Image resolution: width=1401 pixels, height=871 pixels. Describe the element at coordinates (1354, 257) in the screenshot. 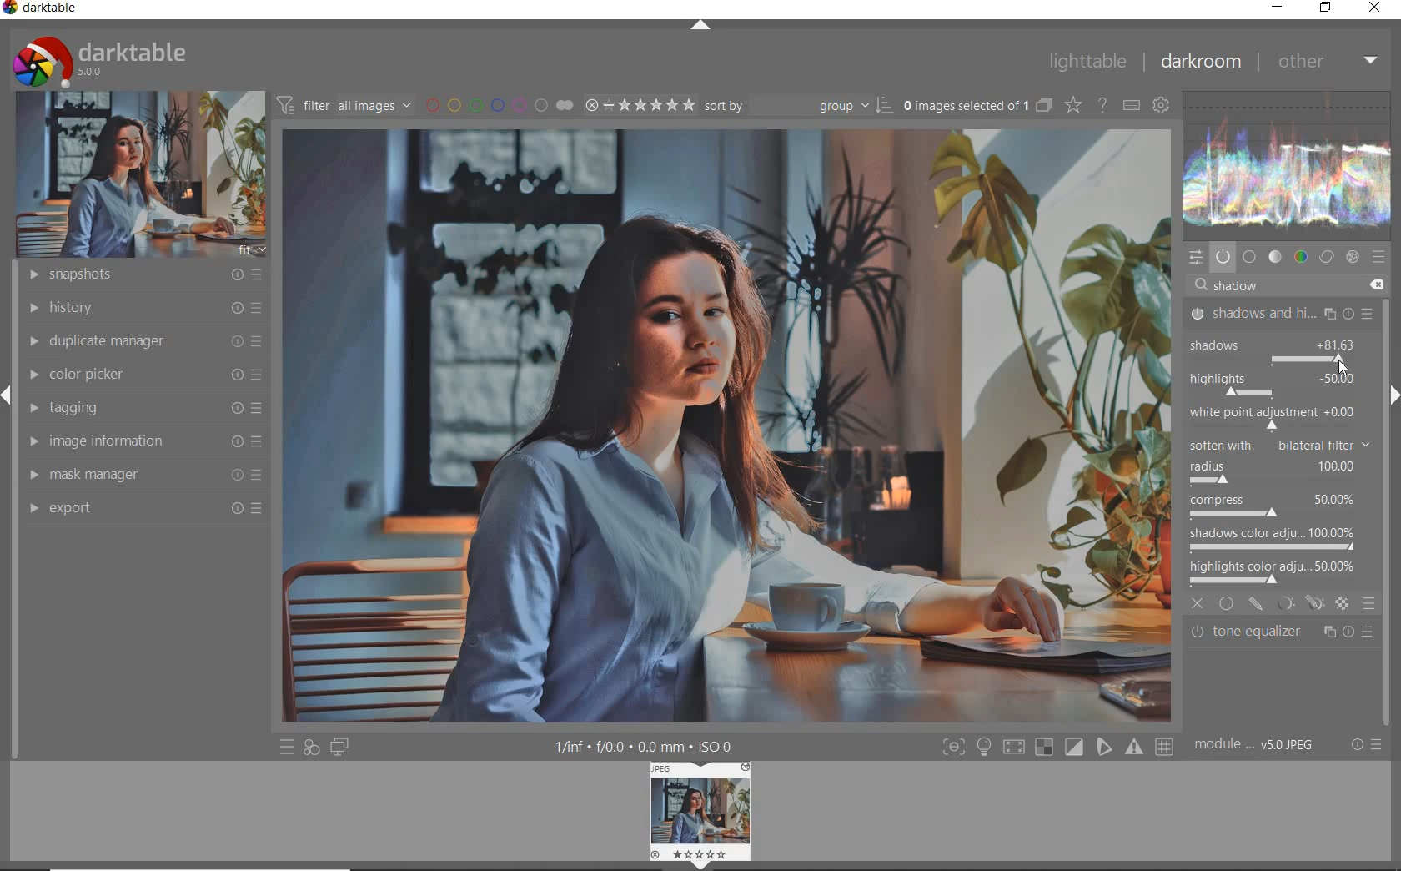

I see `effect` at that location.